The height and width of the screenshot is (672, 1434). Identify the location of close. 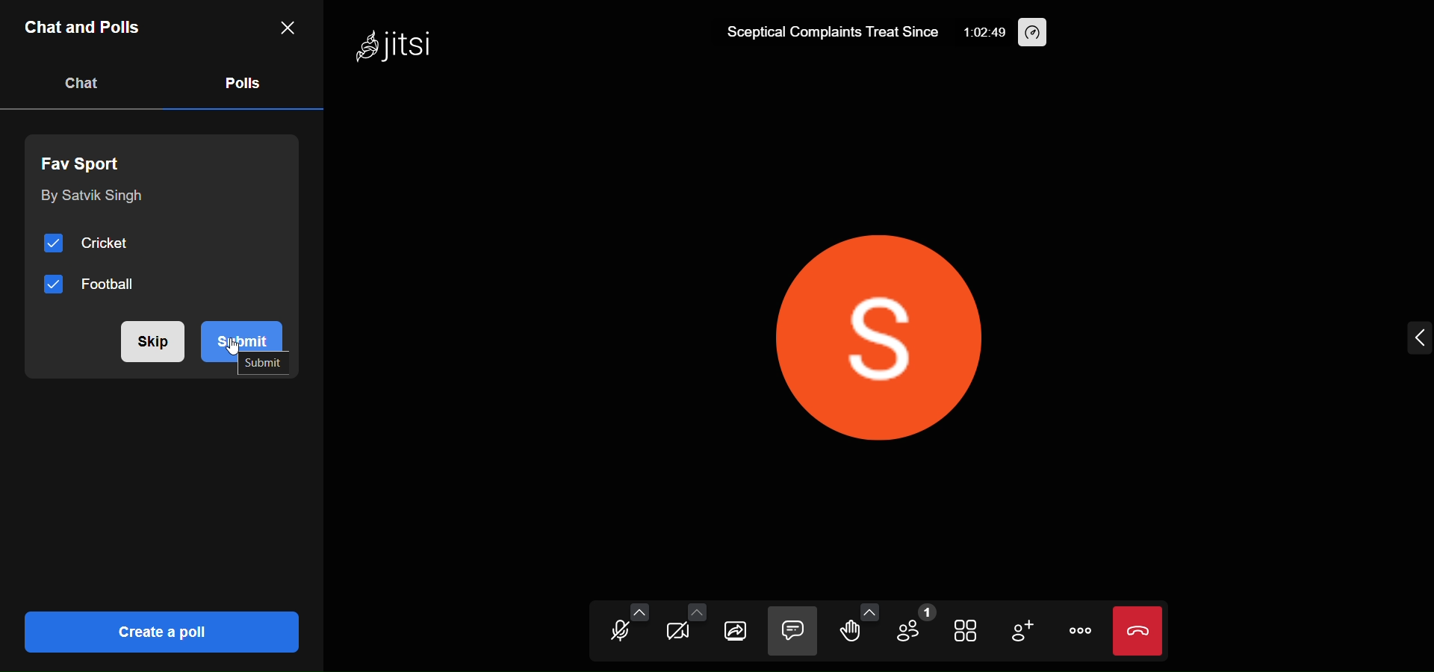
(286, 26).